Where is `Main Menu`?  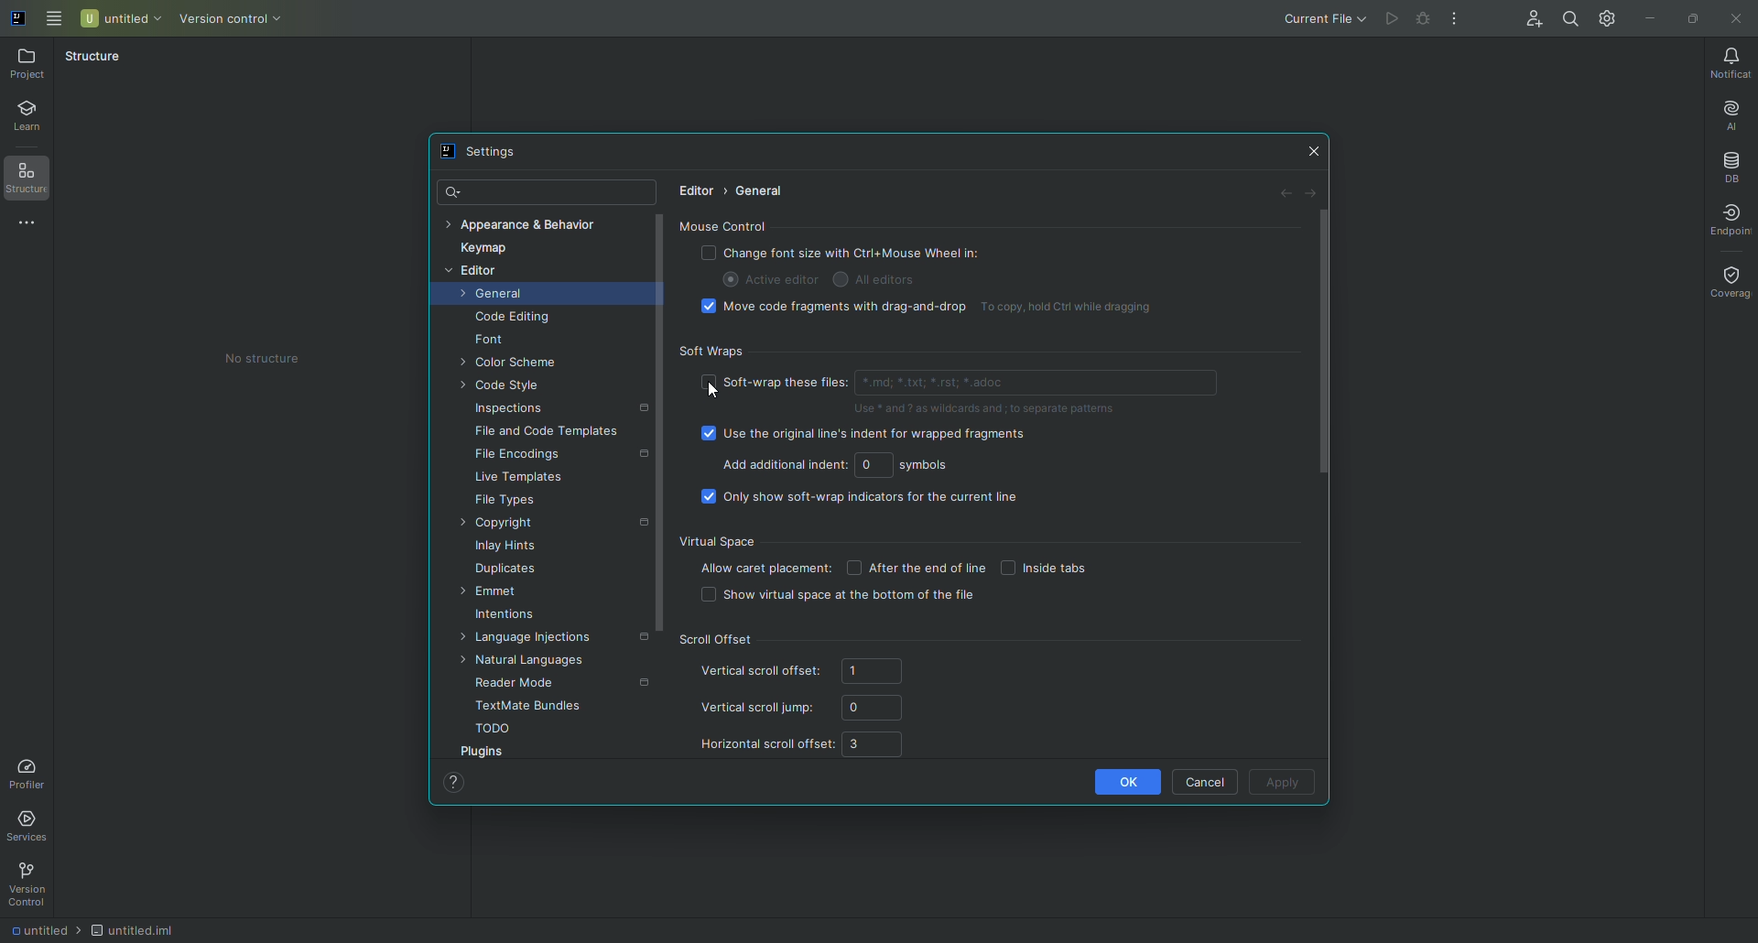 Main Menu is located at coordinates (56, 21).